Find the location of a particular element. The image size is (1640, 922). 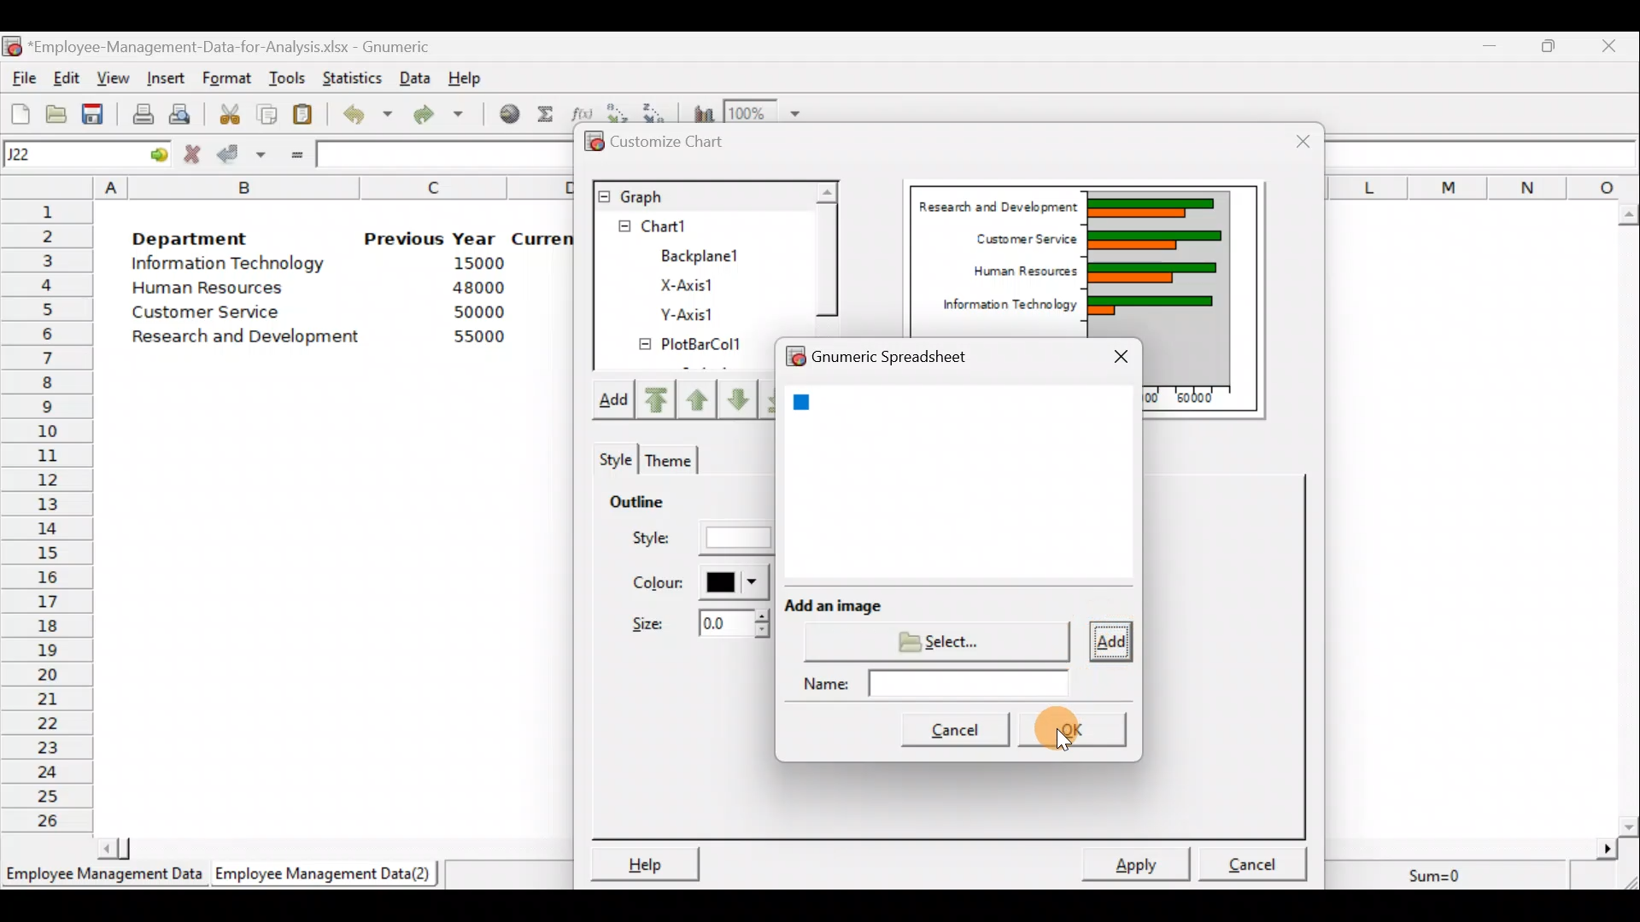

Print current file is located at coordinates (140, 111).